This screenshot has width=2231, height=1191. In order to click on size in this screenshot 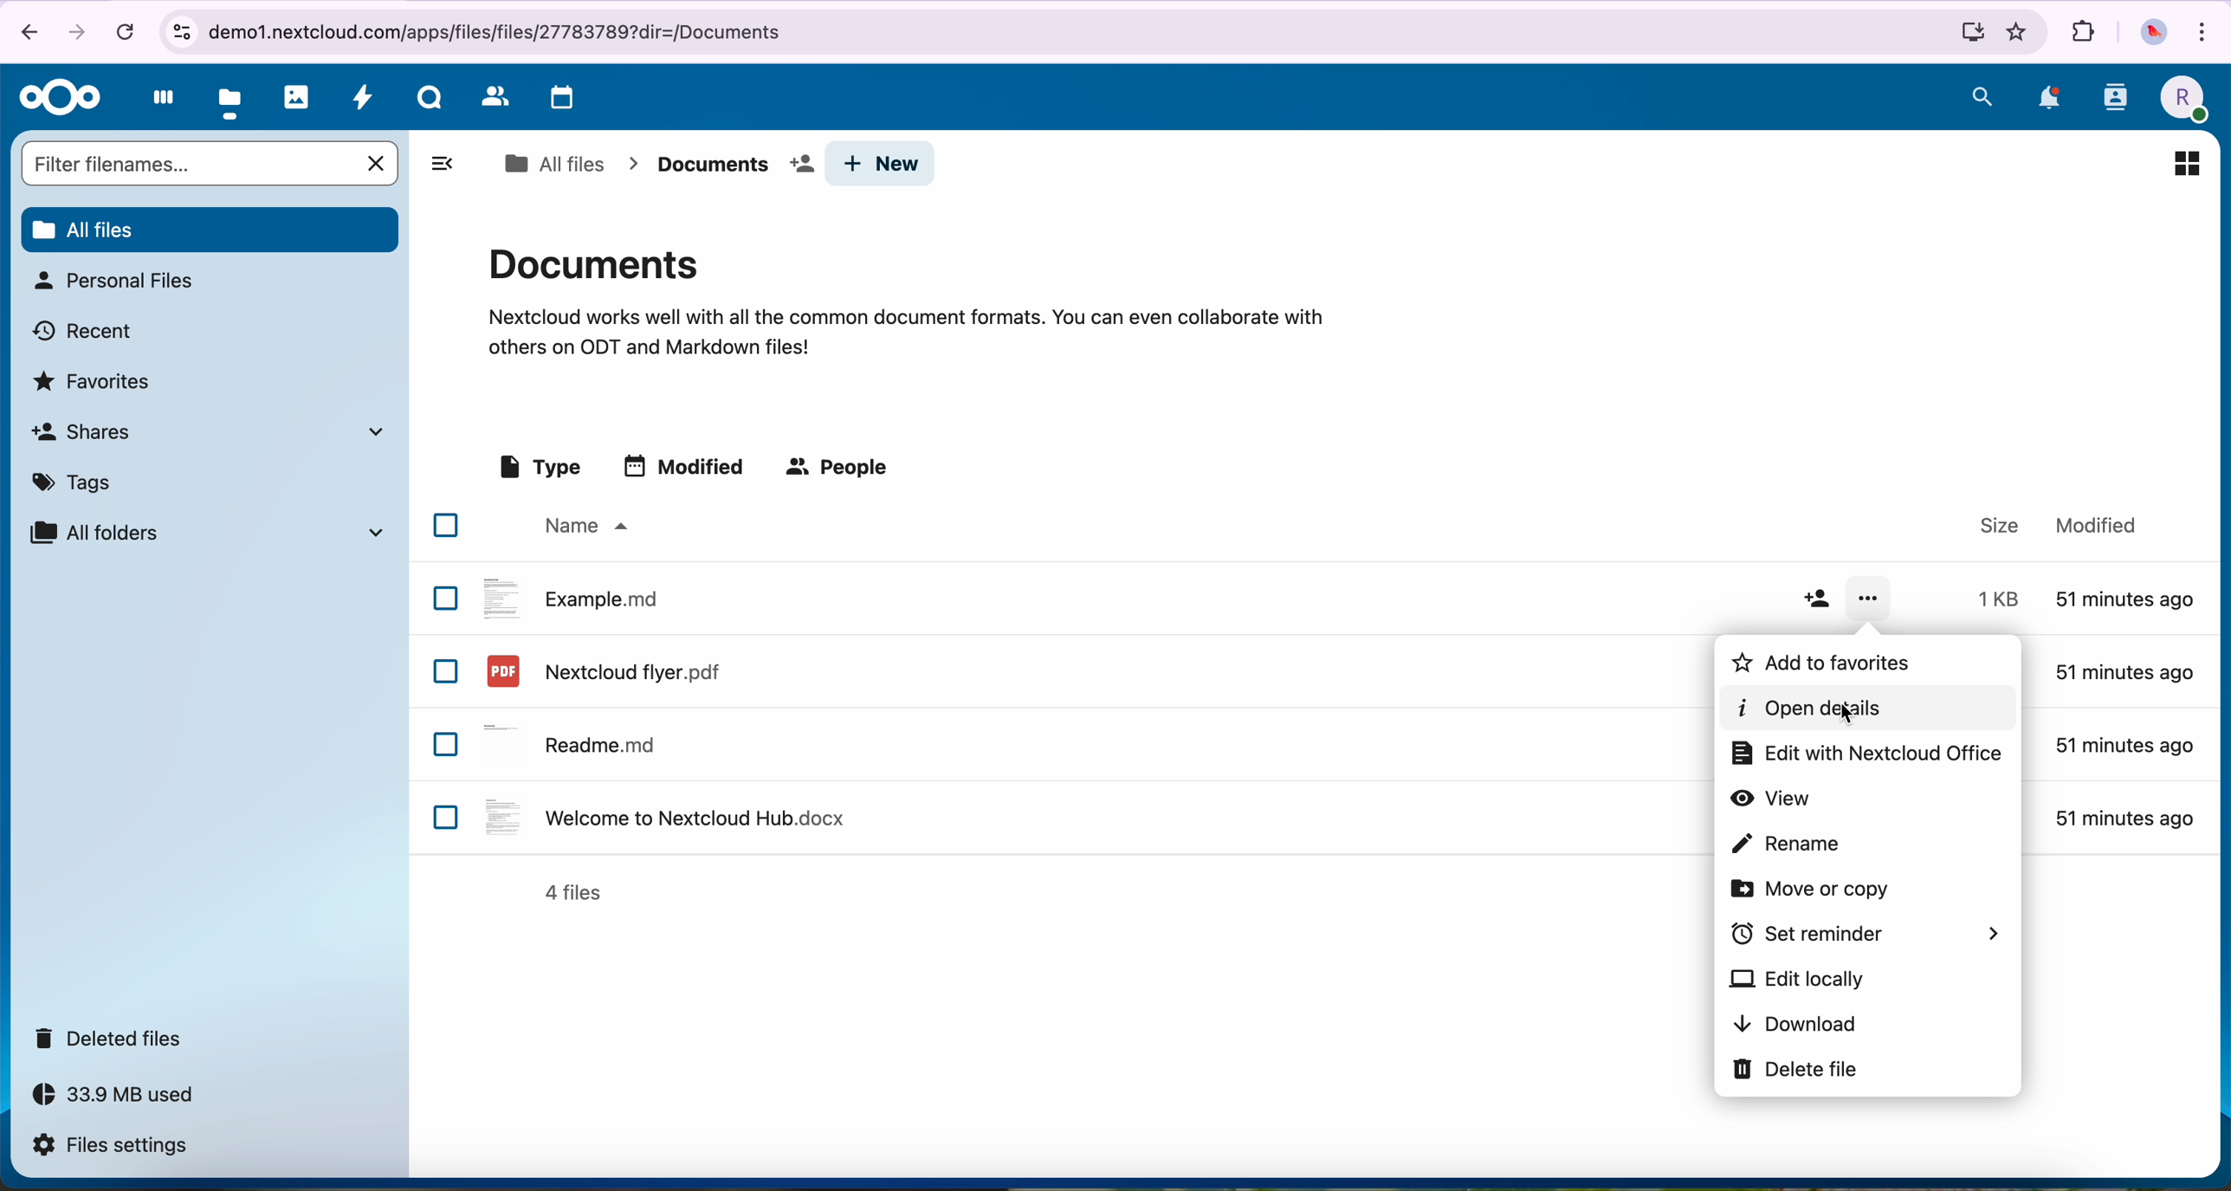, I will do `click(1998, 523)`.